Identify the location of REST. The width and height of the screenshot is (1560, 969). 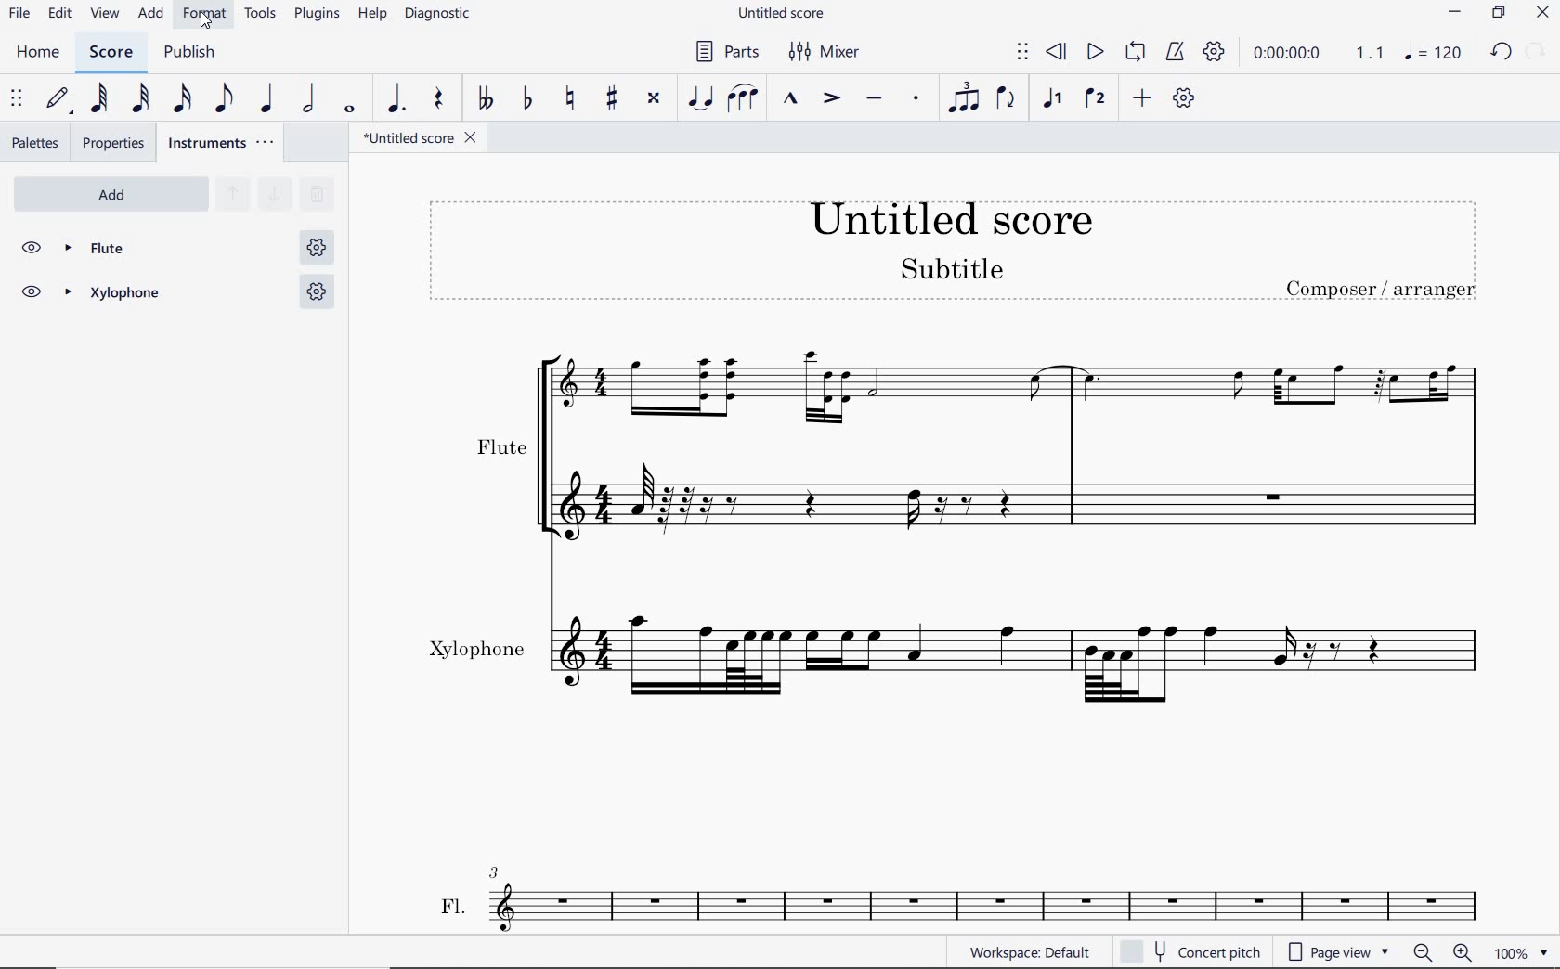
(440, 97).